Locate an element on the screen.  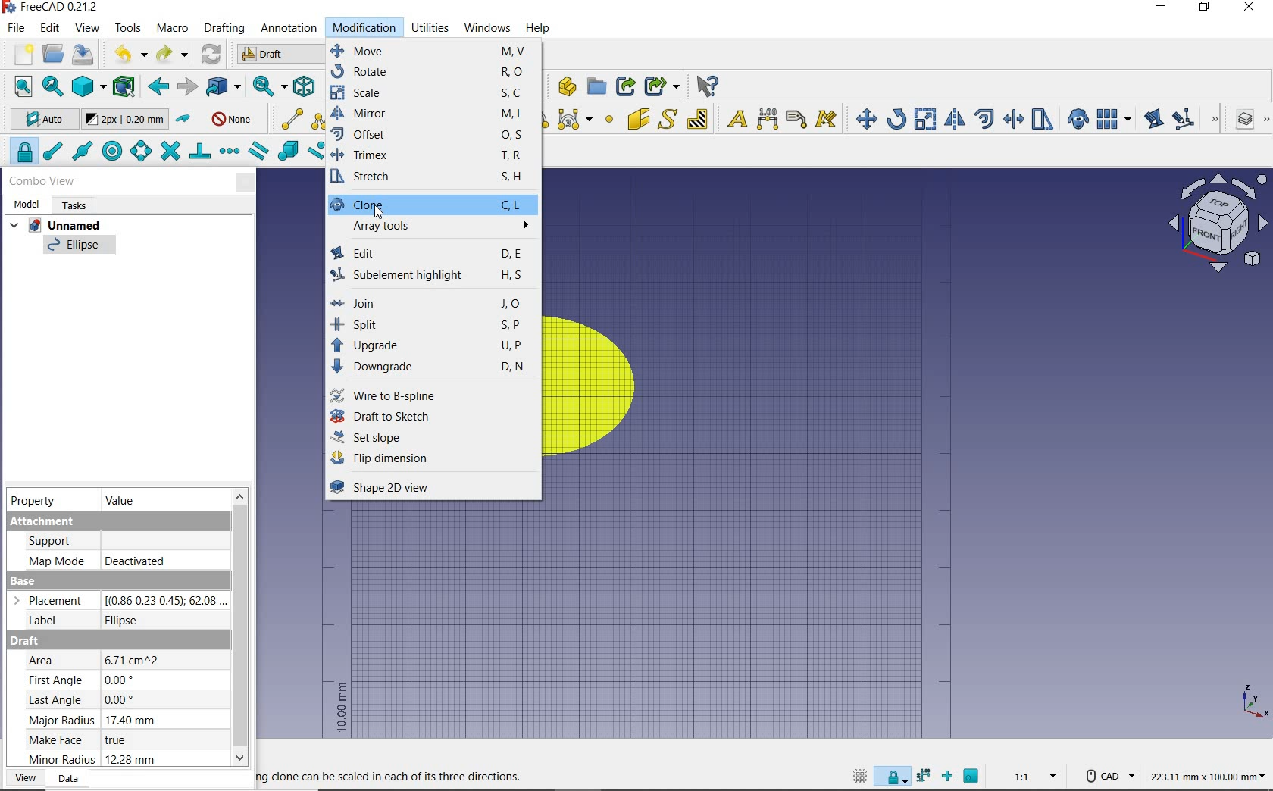
snap parallel is located at coordinates (258, 151).